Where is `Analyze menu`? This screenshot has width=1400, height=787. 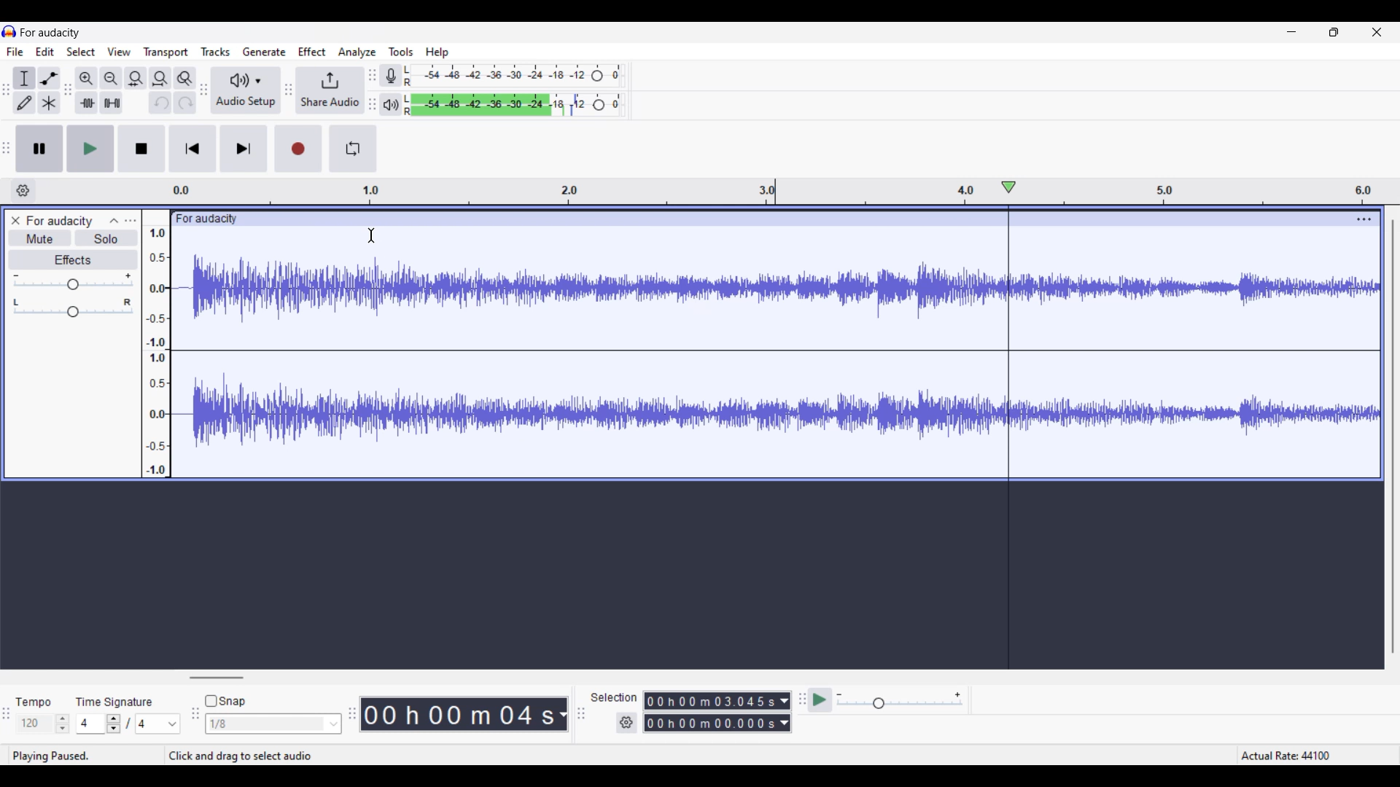
Analyze menu is located at coordinates (357, 52).